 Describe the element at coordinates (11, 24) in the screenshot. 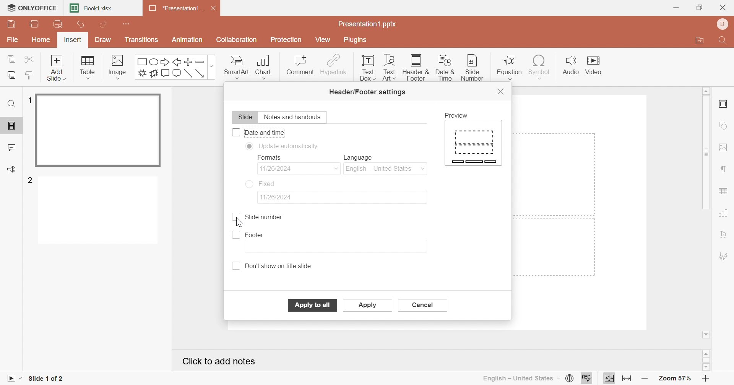

I see `Save` at that location.